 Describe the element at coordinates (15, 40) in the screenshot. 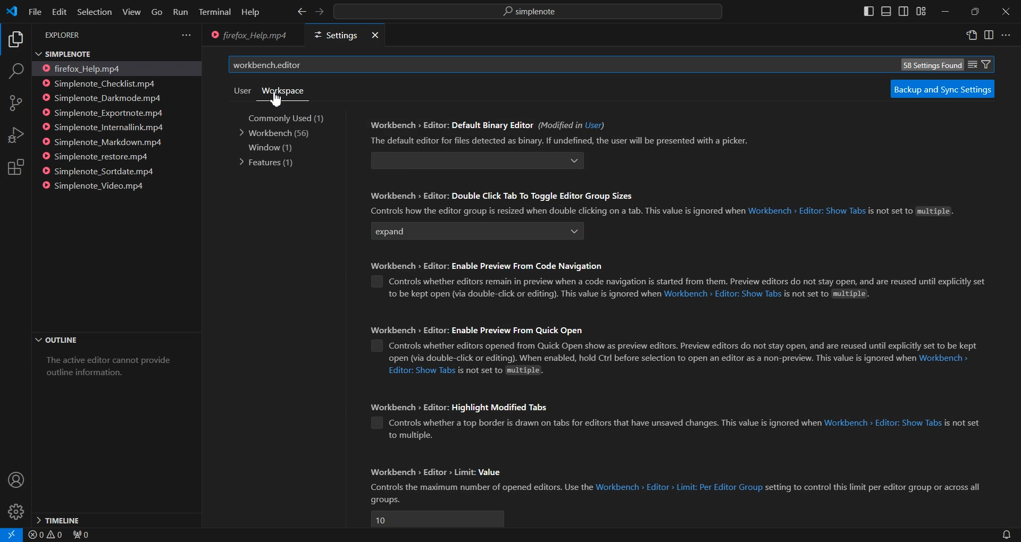

I see `Explorer` at that location.